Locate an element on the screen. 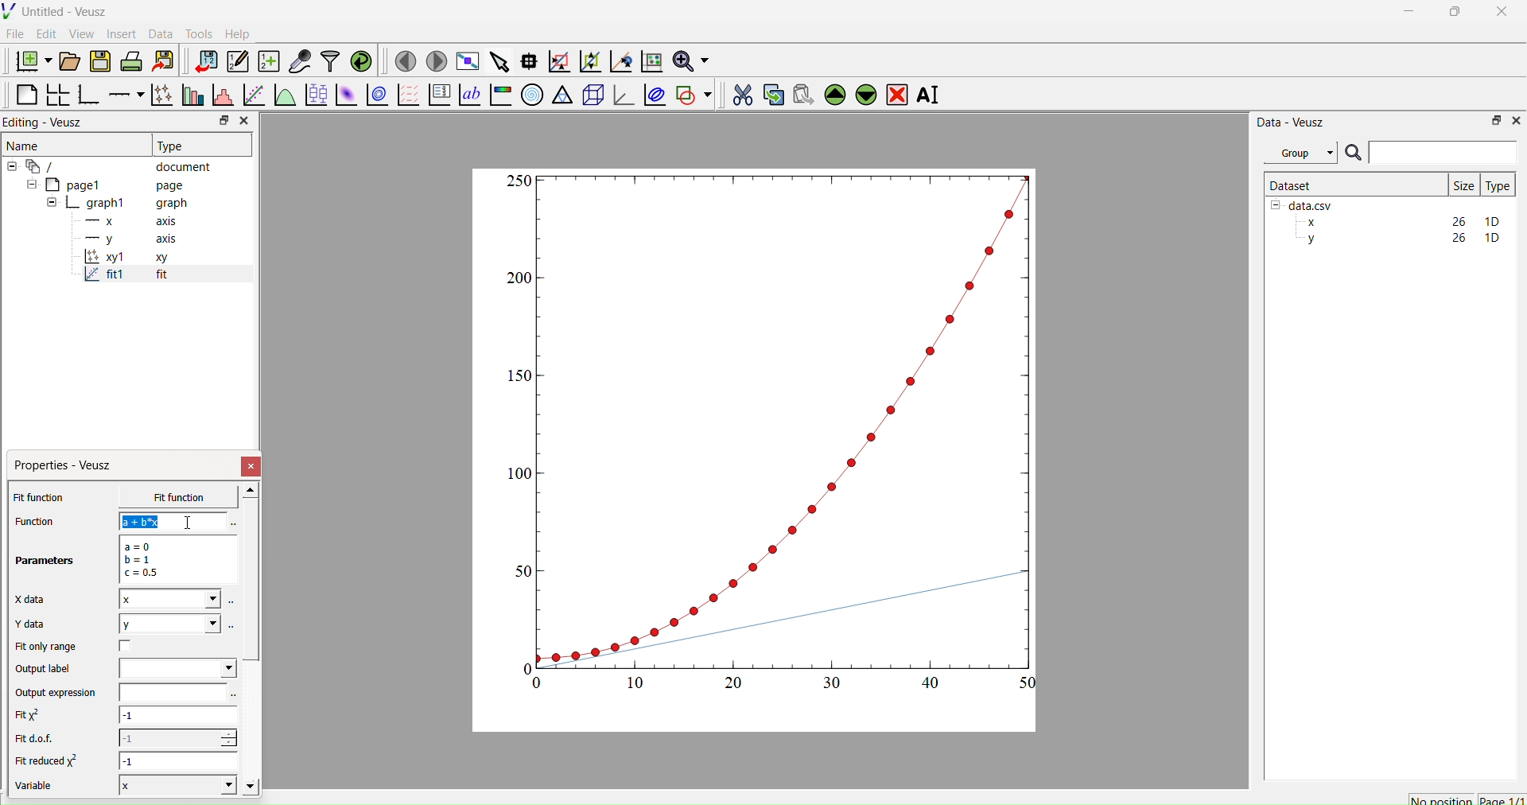  Rename is located at coordinates (931, 95).